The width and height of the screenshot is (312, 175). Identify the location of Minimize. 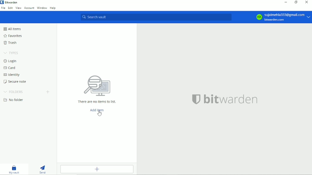
(285, 2).